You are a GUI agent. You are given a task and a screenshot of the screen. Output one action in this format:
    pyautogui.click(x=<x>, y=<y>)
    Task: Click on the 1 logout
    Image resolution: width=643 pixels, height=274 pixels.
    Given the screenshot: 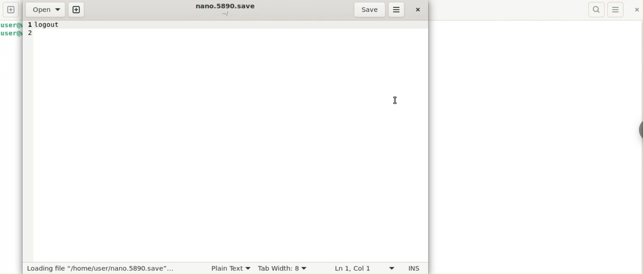 What is the action you would take?
    pyautogui.click(x=45, y=25)
    